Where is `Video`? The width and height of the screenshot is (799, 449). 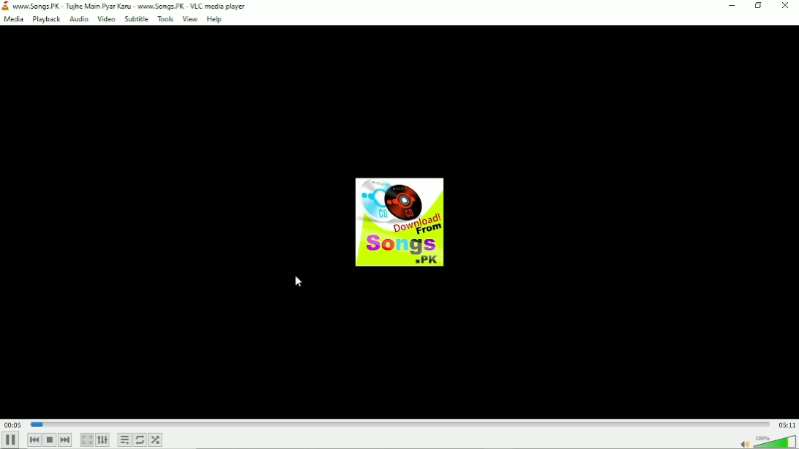 Video is located at coordinates (105, 20).